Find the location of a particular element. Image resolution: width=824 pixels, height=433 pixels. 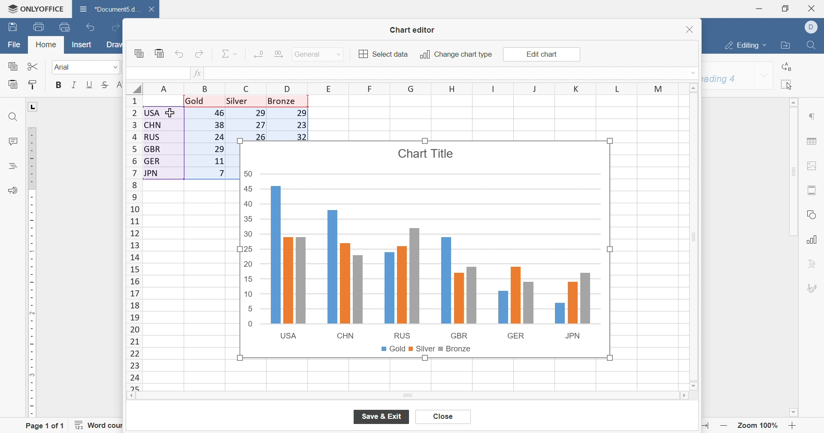

fx is located at coordinates (197, 73).